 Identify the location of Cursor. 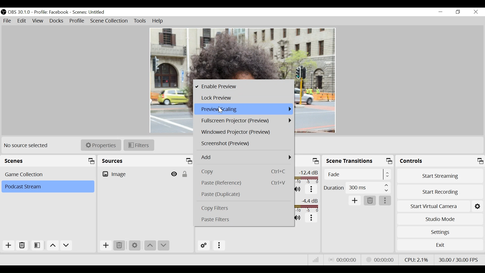
(220, 110).